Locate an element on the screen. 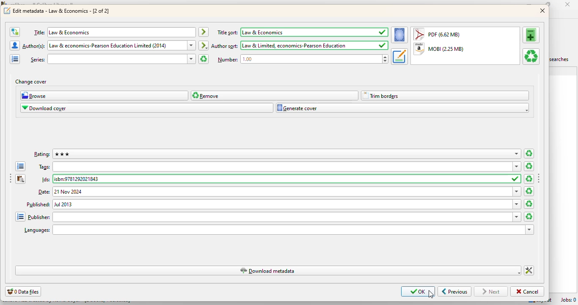  OK is located at coordinates (418, 291).